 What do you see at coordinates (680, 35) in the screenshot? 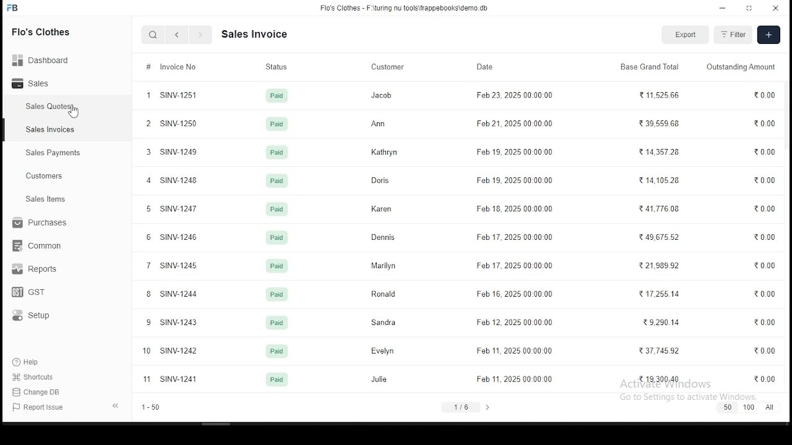
I see `export` at bounding box center [680, 35].